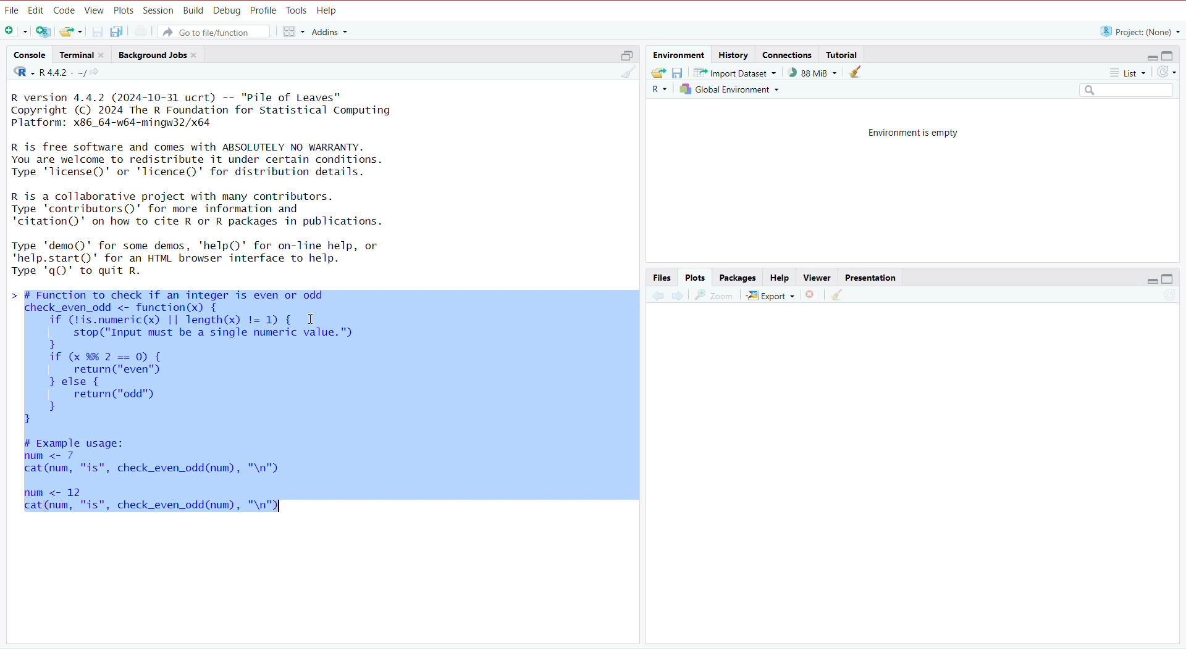  What do you see at coordinates (770, 297) in the screenshot?
I see `export` at bounding box center [770, 297].